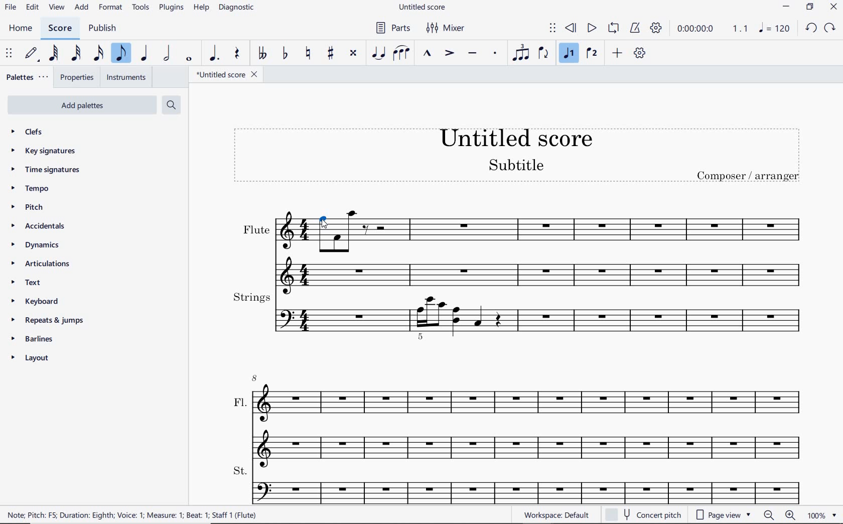 The width and height of the screenshot is (843, 524). I want to click on HELP, so click(201, 9).